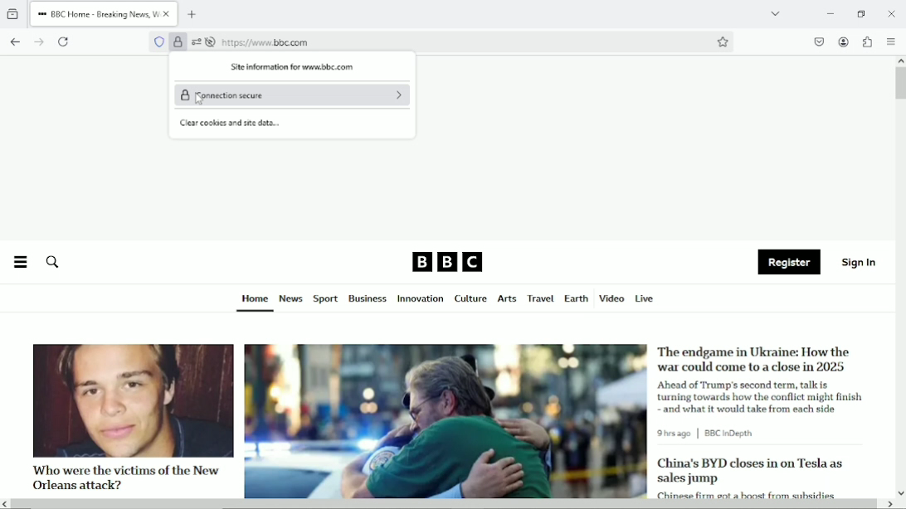 This screenshot has width=906, height=509. What do you see at coordinates (575, 298) in the screenshot?
I see `Earth` at bounding box center [575, 298].